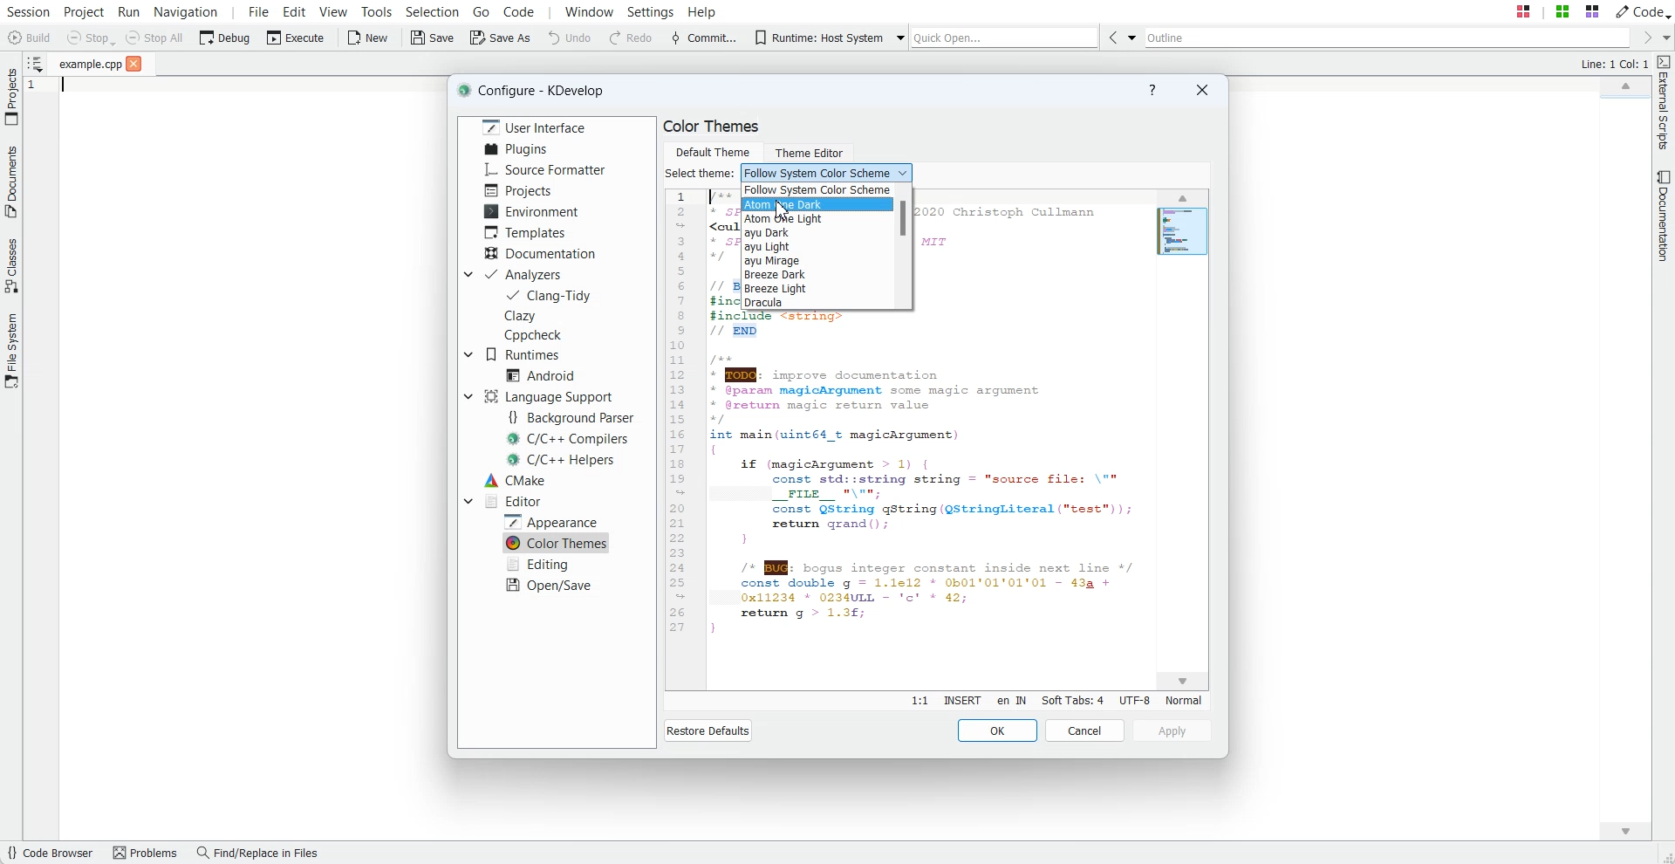  Describe the element at coordinates (555, 521) in the screenshot. I see `Apperarnce` at that location.